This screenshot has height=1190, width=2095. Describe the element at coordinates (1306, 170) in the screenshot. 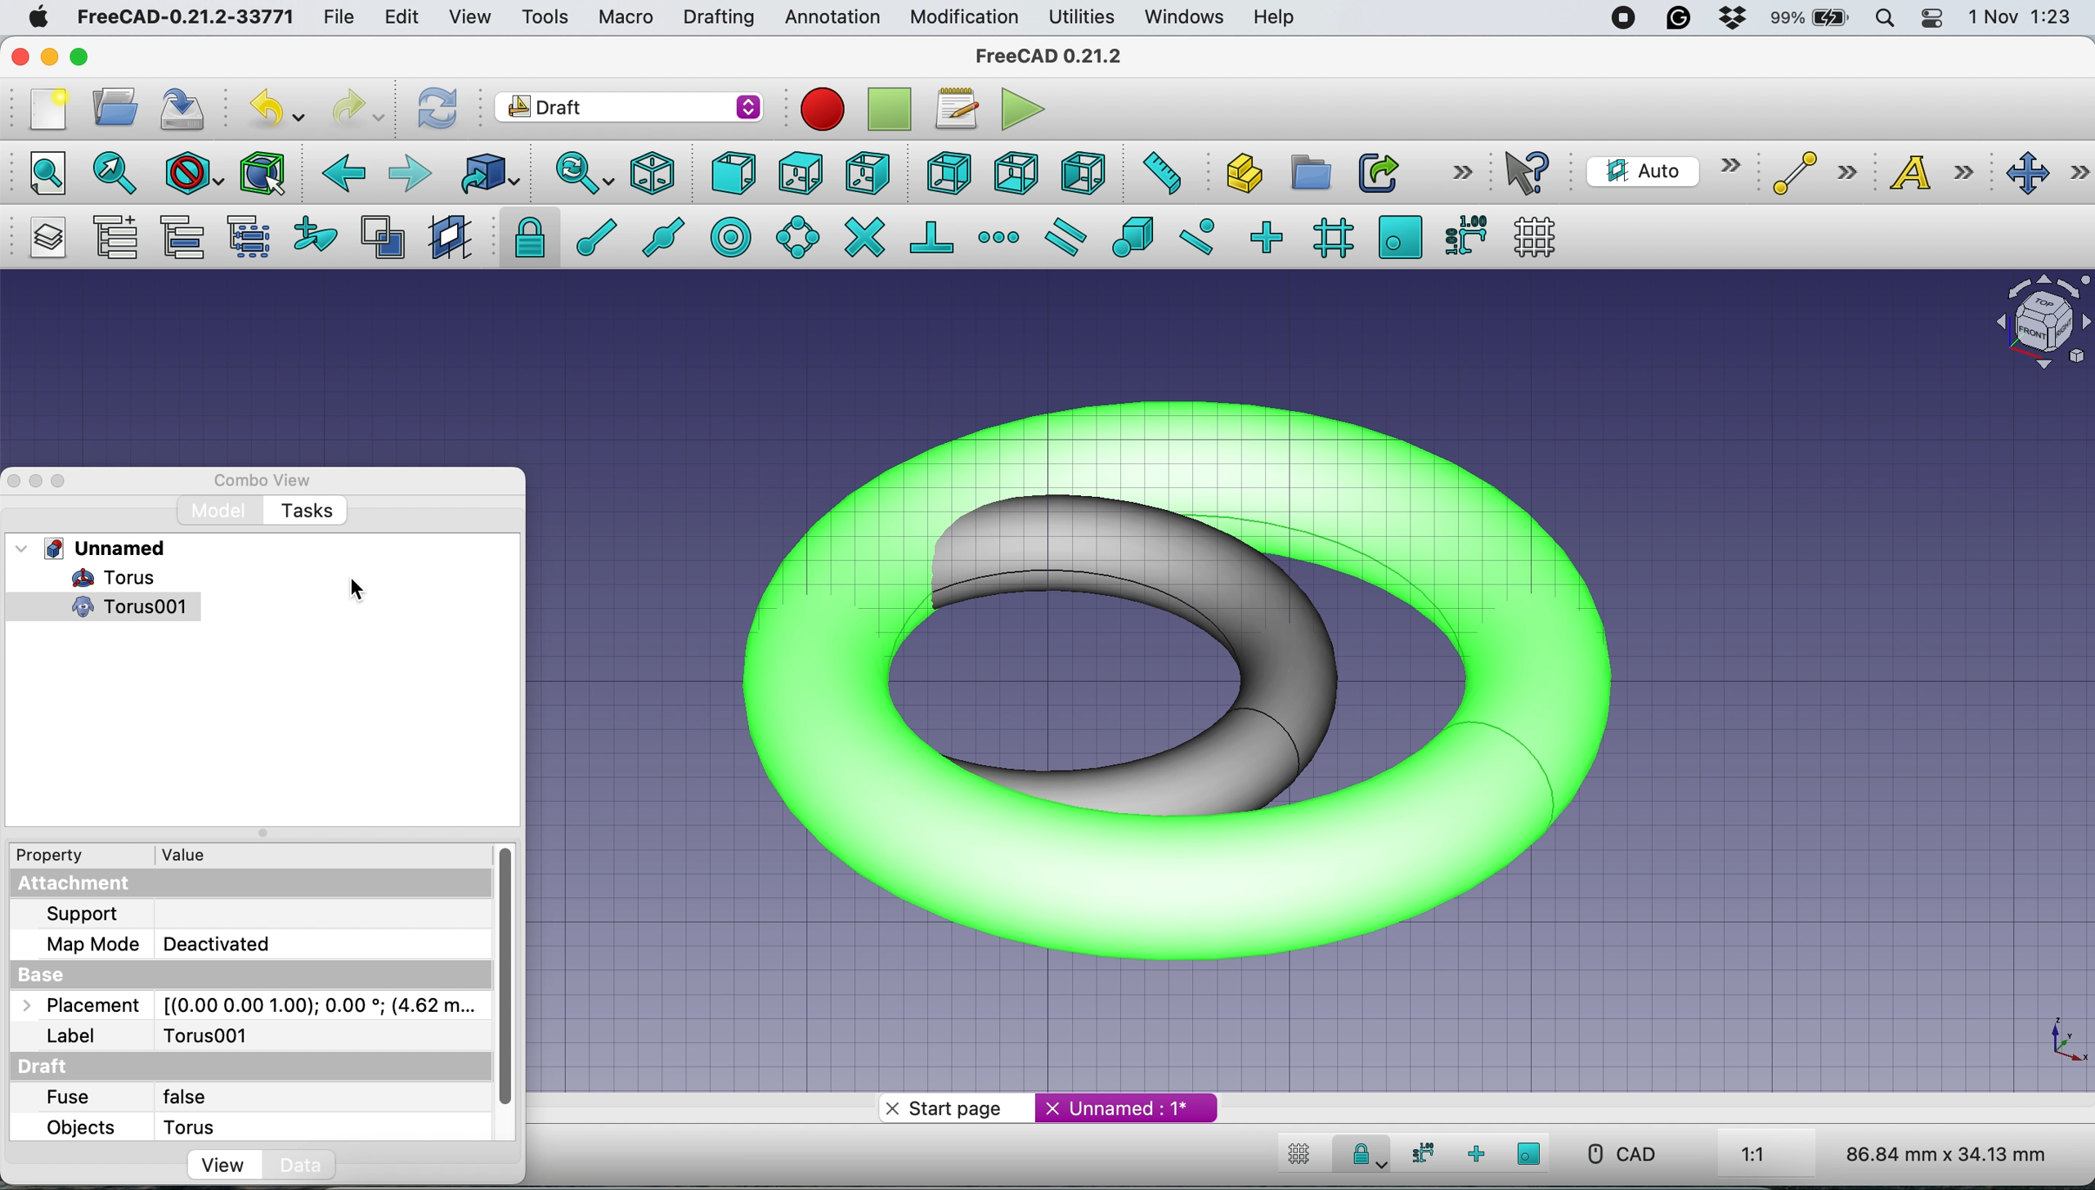

I see `create group` at that location.